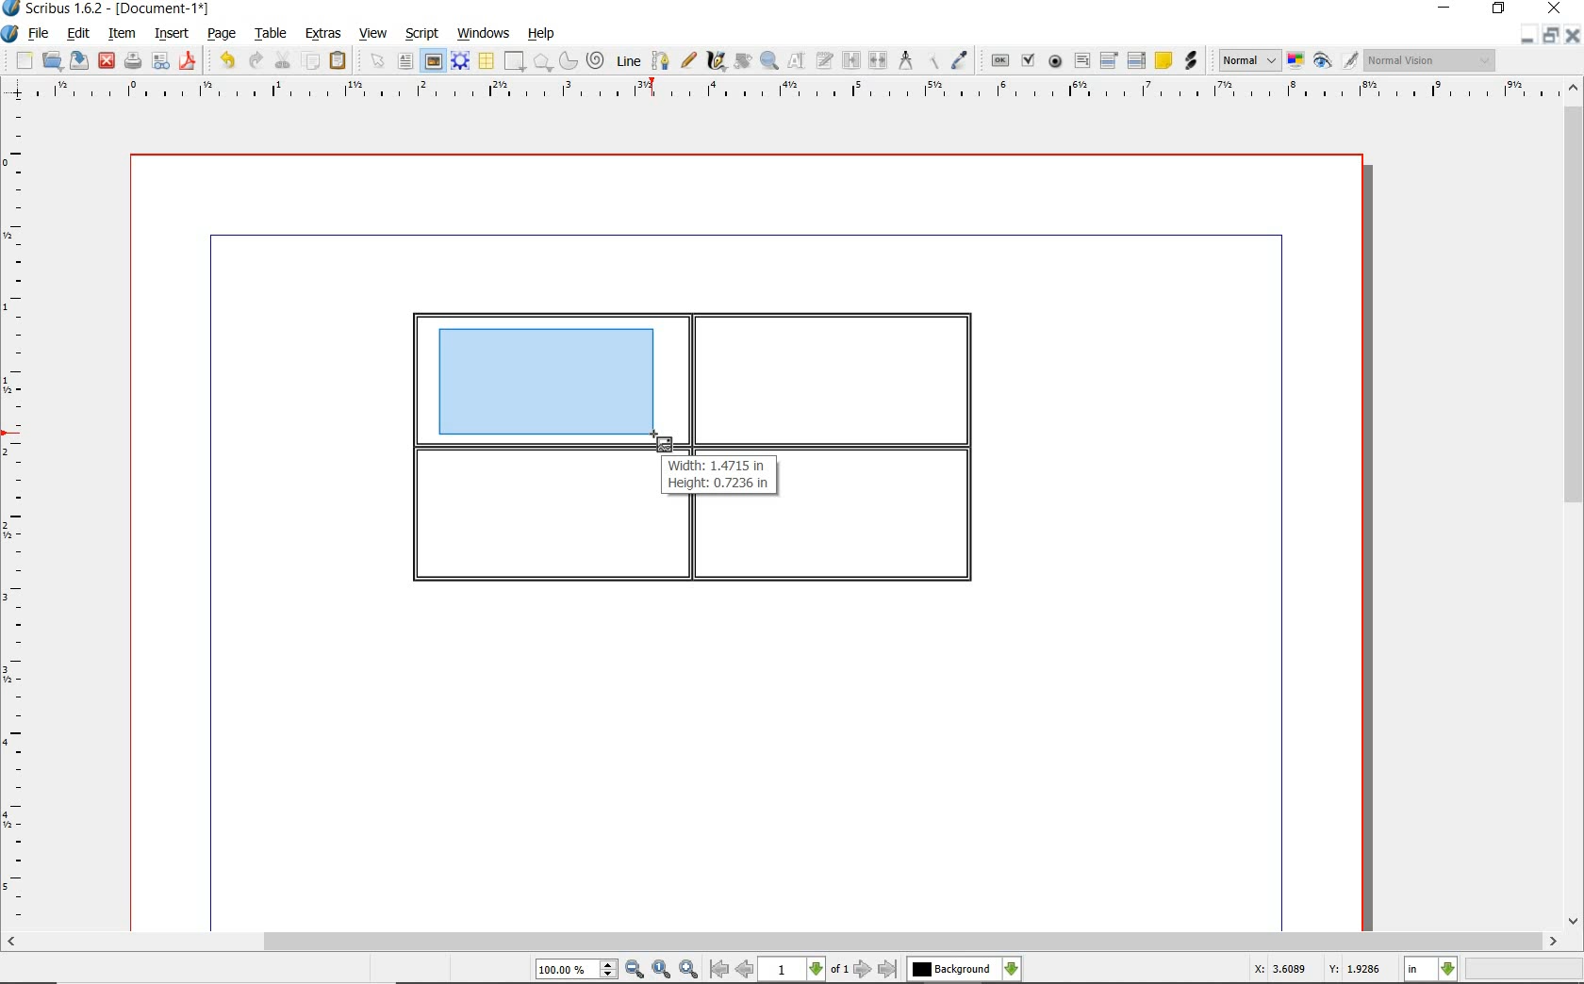  I want to click on pdf combo box, so click(1111, 61).